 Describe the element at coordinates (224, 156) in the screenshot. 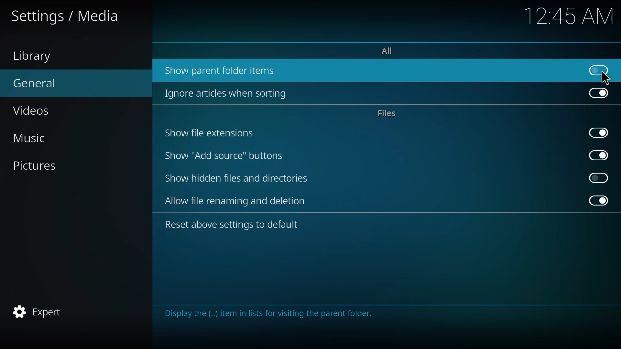

I see `show add source button` at that location.